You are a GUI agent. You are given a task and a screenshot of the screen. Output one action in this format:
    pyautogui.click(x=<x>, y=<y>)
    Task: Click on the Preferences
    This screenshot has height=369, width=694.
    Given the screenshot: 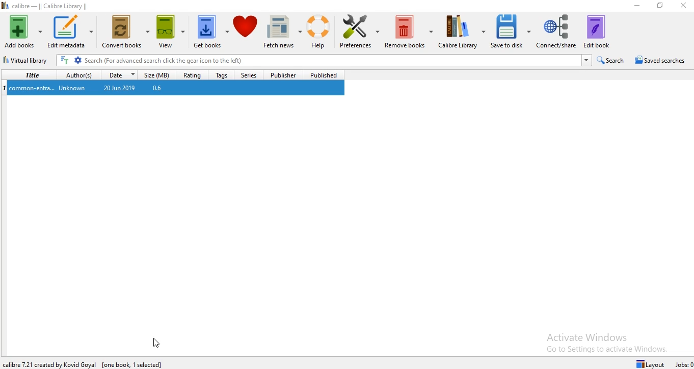 What is the action you would take?
    pyautogui.click(x=360, y=33)
    